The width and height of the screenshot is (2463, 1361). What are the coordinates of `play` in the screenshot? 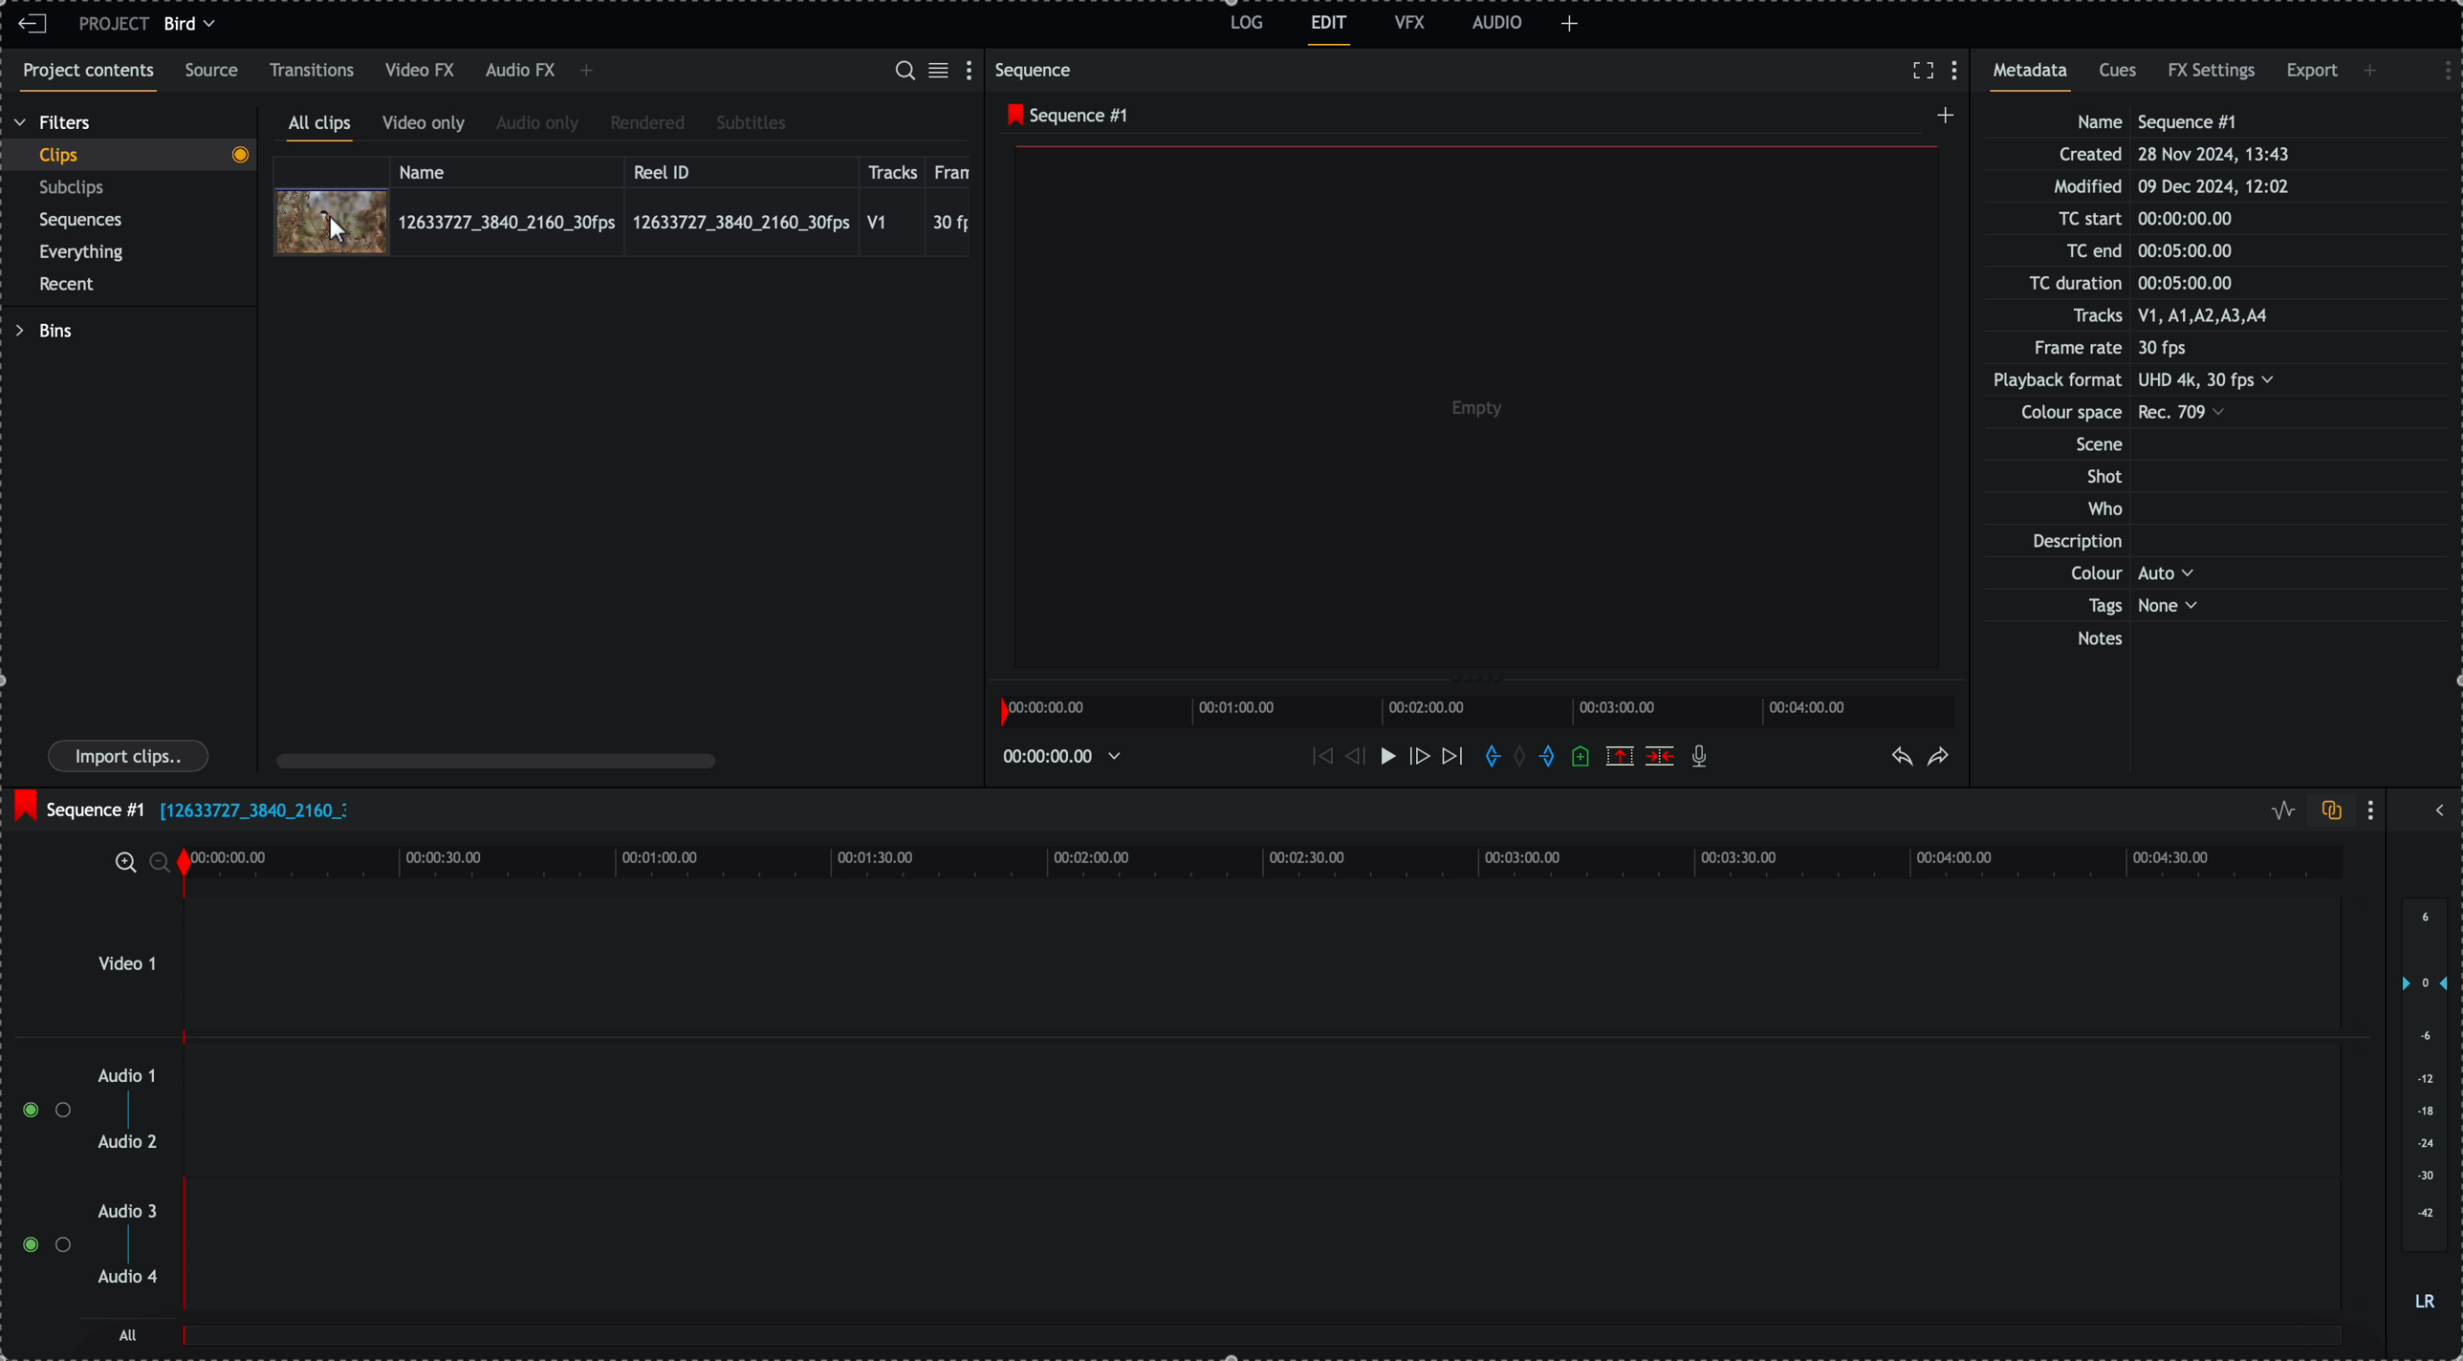 It's located at (1382, 757).